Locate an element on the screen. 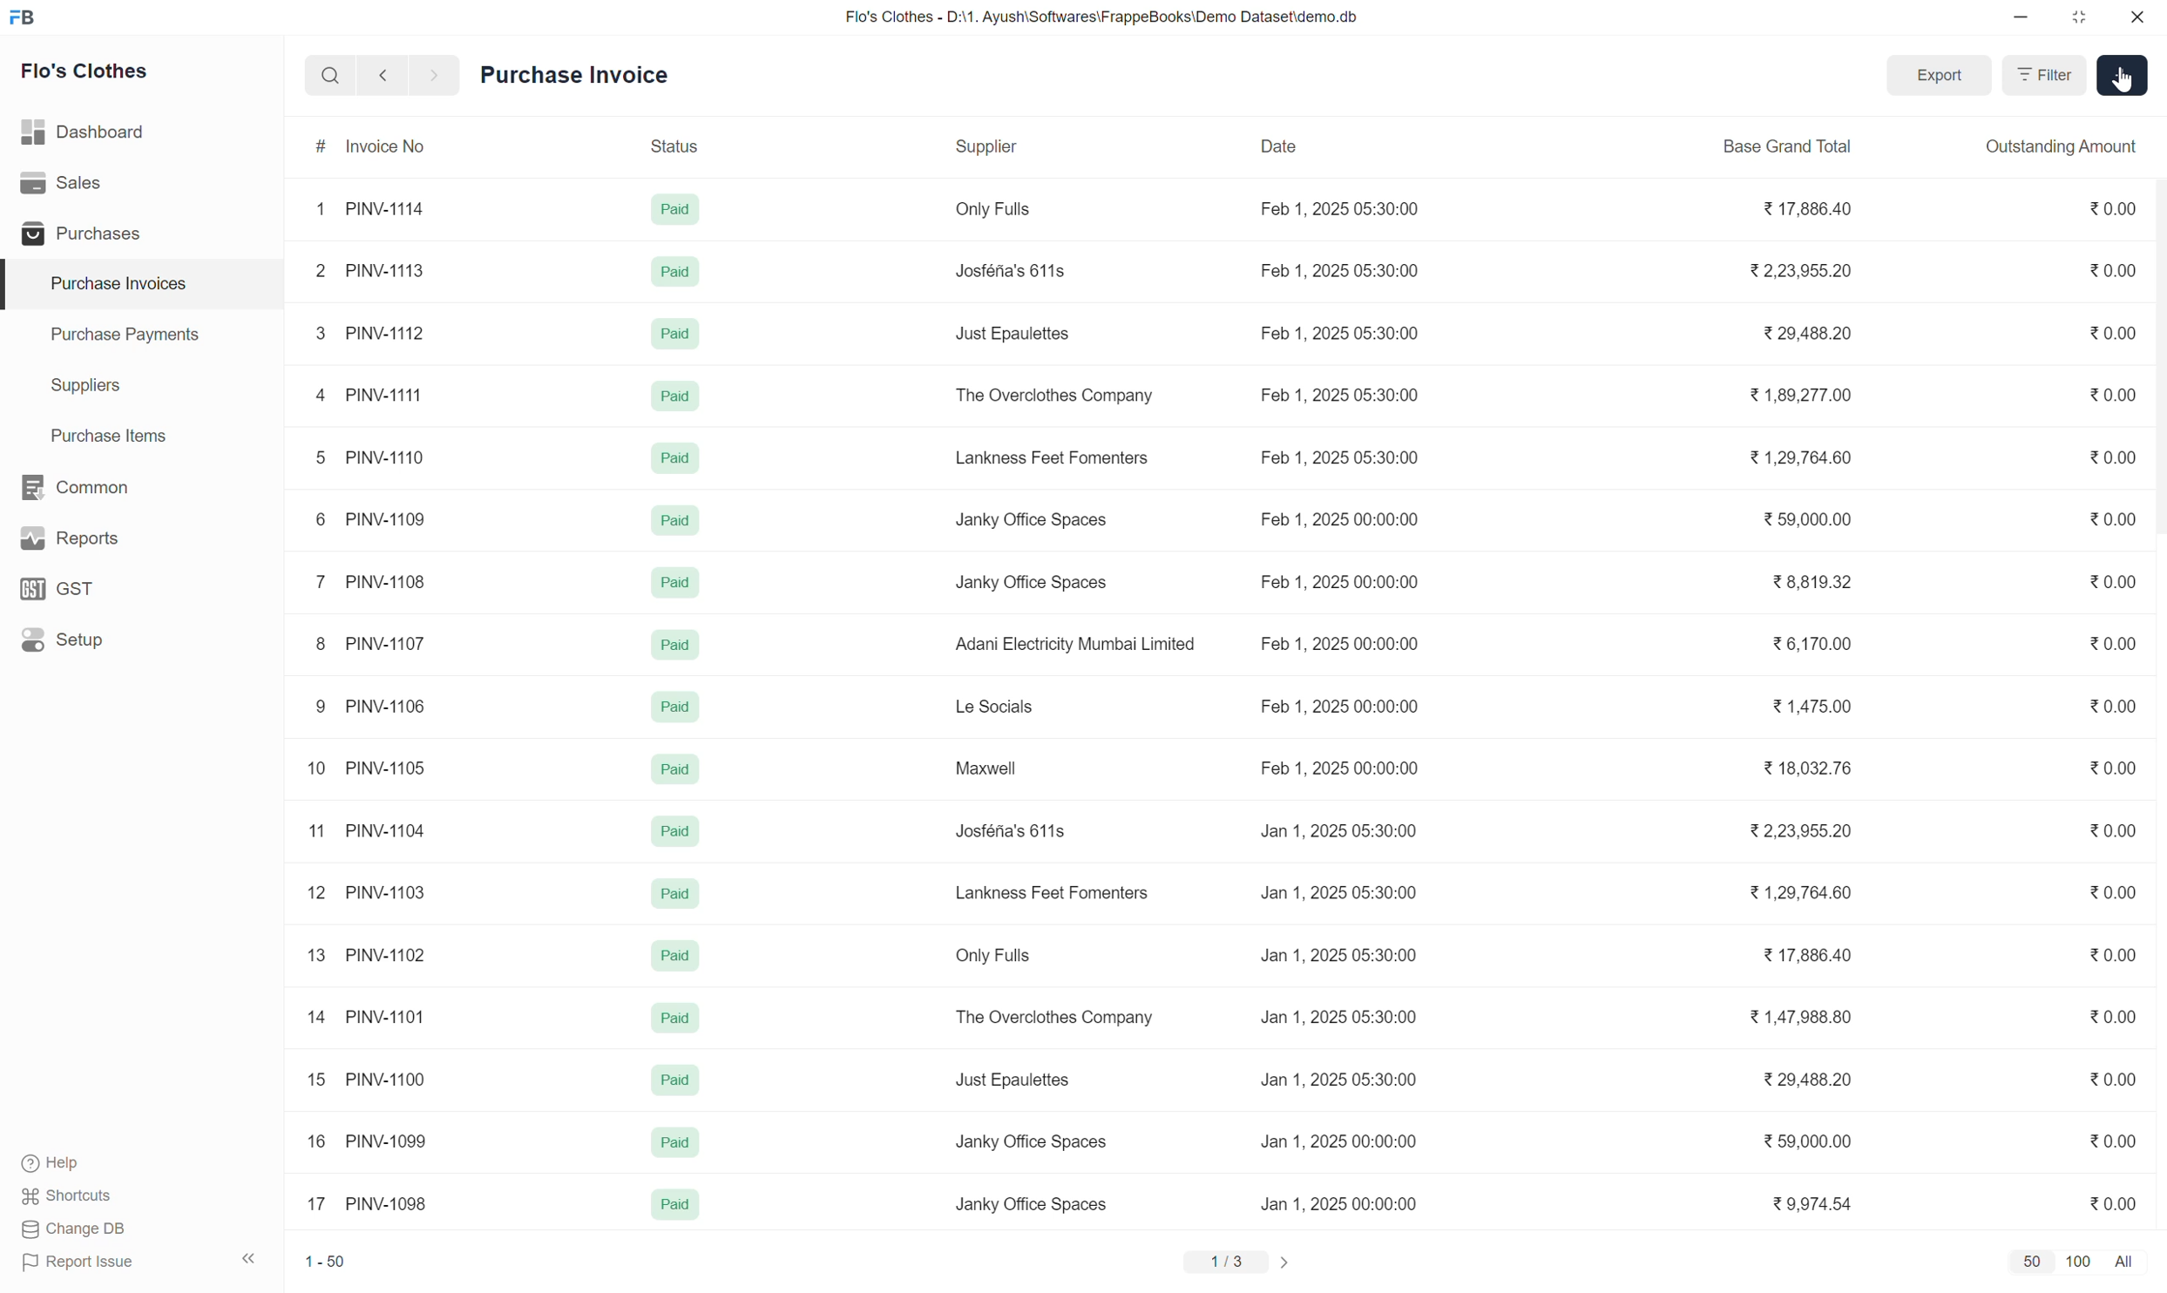 This screenshot has height=1293, width=2167. Janky Office Spaces is located at coordinates (1032, 1204).